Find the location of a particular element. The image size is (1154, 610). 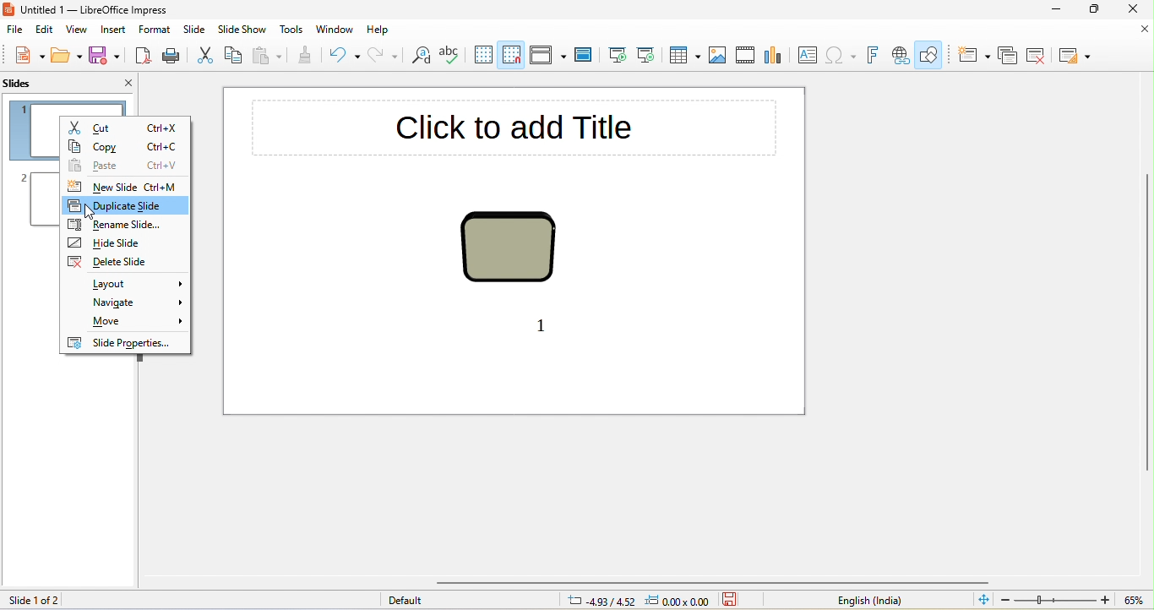

start from first slide is located at coordinates (619, 55).